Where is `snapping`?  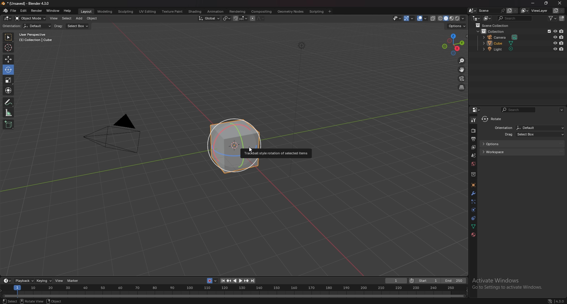 snapping is located at coordinates (240, 18).